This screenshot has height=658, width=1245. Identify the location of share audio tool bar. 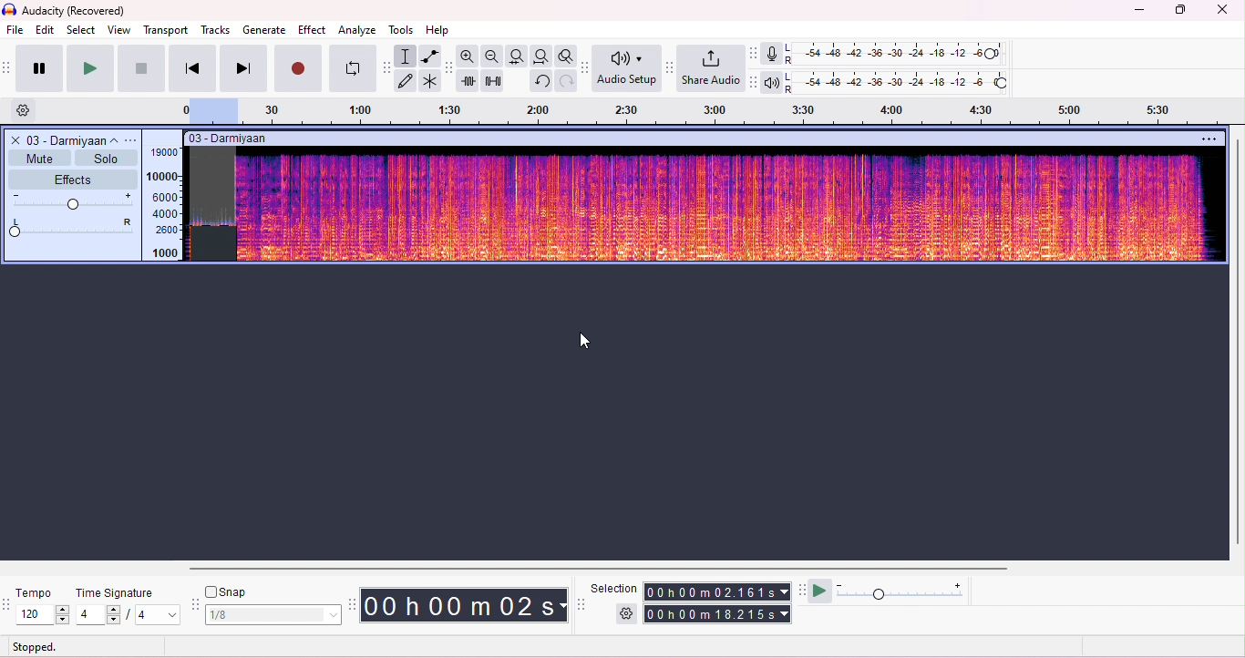
(671, 67).